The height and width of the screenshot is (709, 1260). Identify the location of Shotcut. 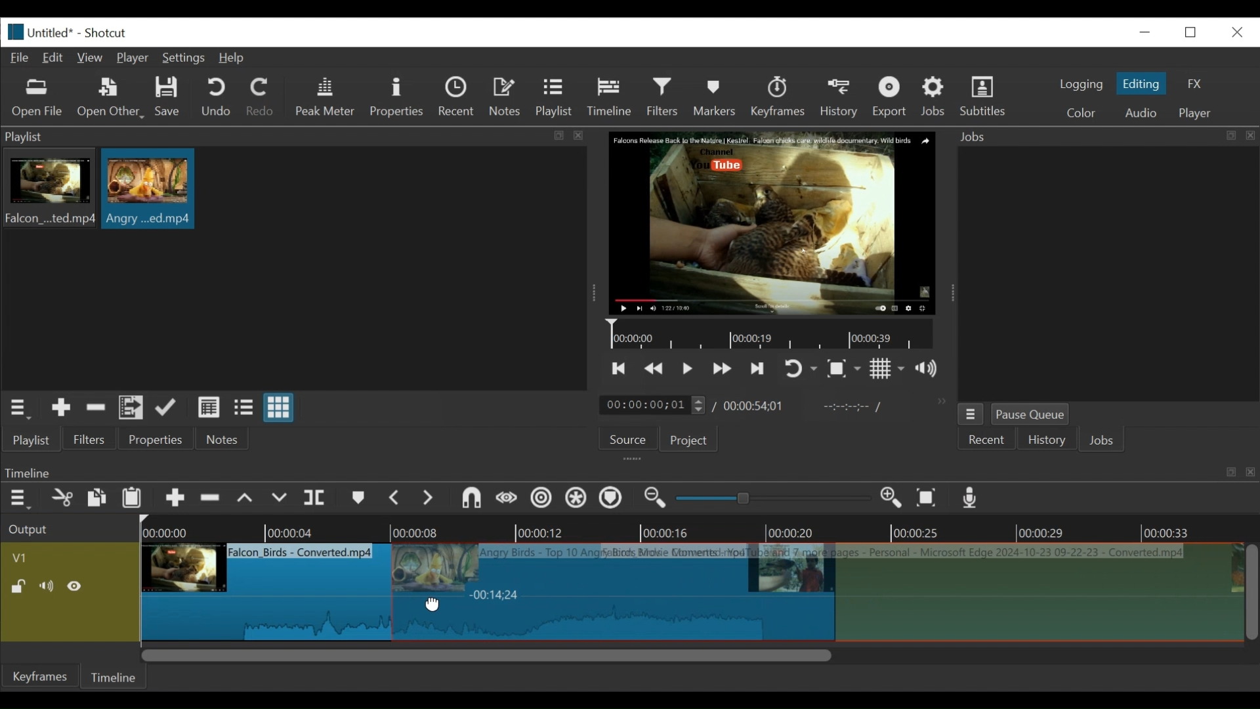
(105, 34).